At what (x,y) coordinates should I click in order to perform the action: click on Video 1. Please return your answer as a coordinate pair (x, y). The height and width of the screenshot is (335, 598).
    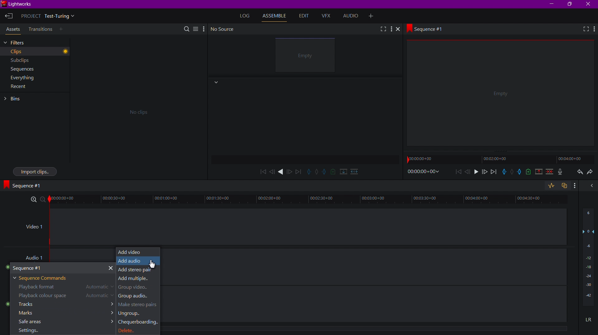
    Looking at the image, I should click on (33, 228).